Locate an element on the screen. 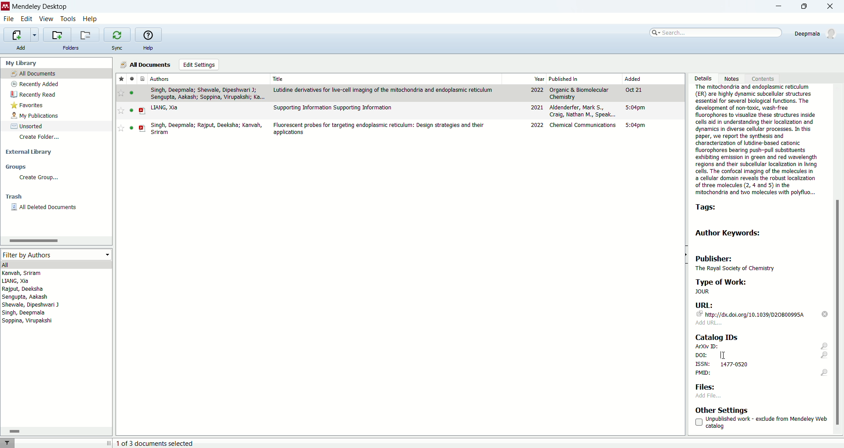  filter by authors is located at coordinates (55, 254).